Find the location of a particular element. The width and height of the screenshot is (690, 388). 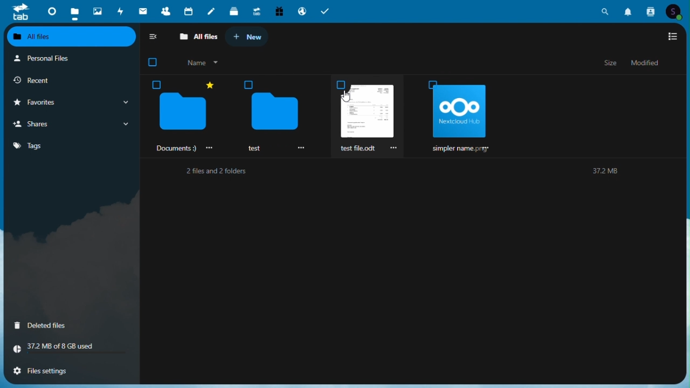

All files is located at coordinates (199, 38).